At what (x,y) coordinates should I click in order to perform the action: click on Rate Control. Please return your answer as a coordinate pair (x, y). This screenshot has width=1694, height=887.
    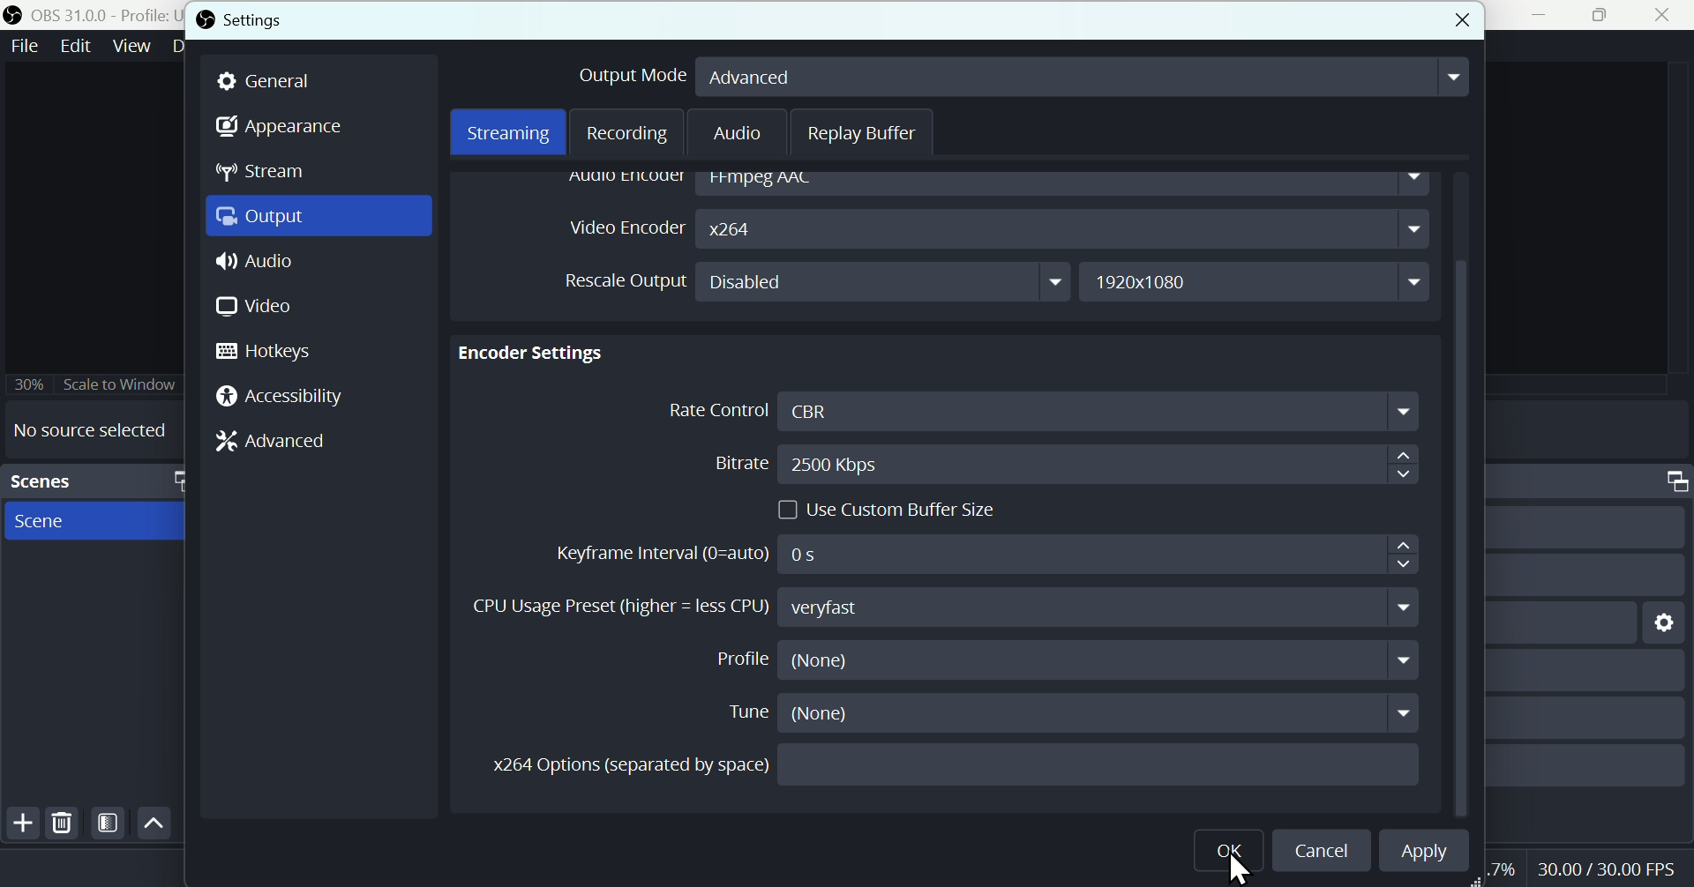
    Looking at the image, I should click on (1041, 413).